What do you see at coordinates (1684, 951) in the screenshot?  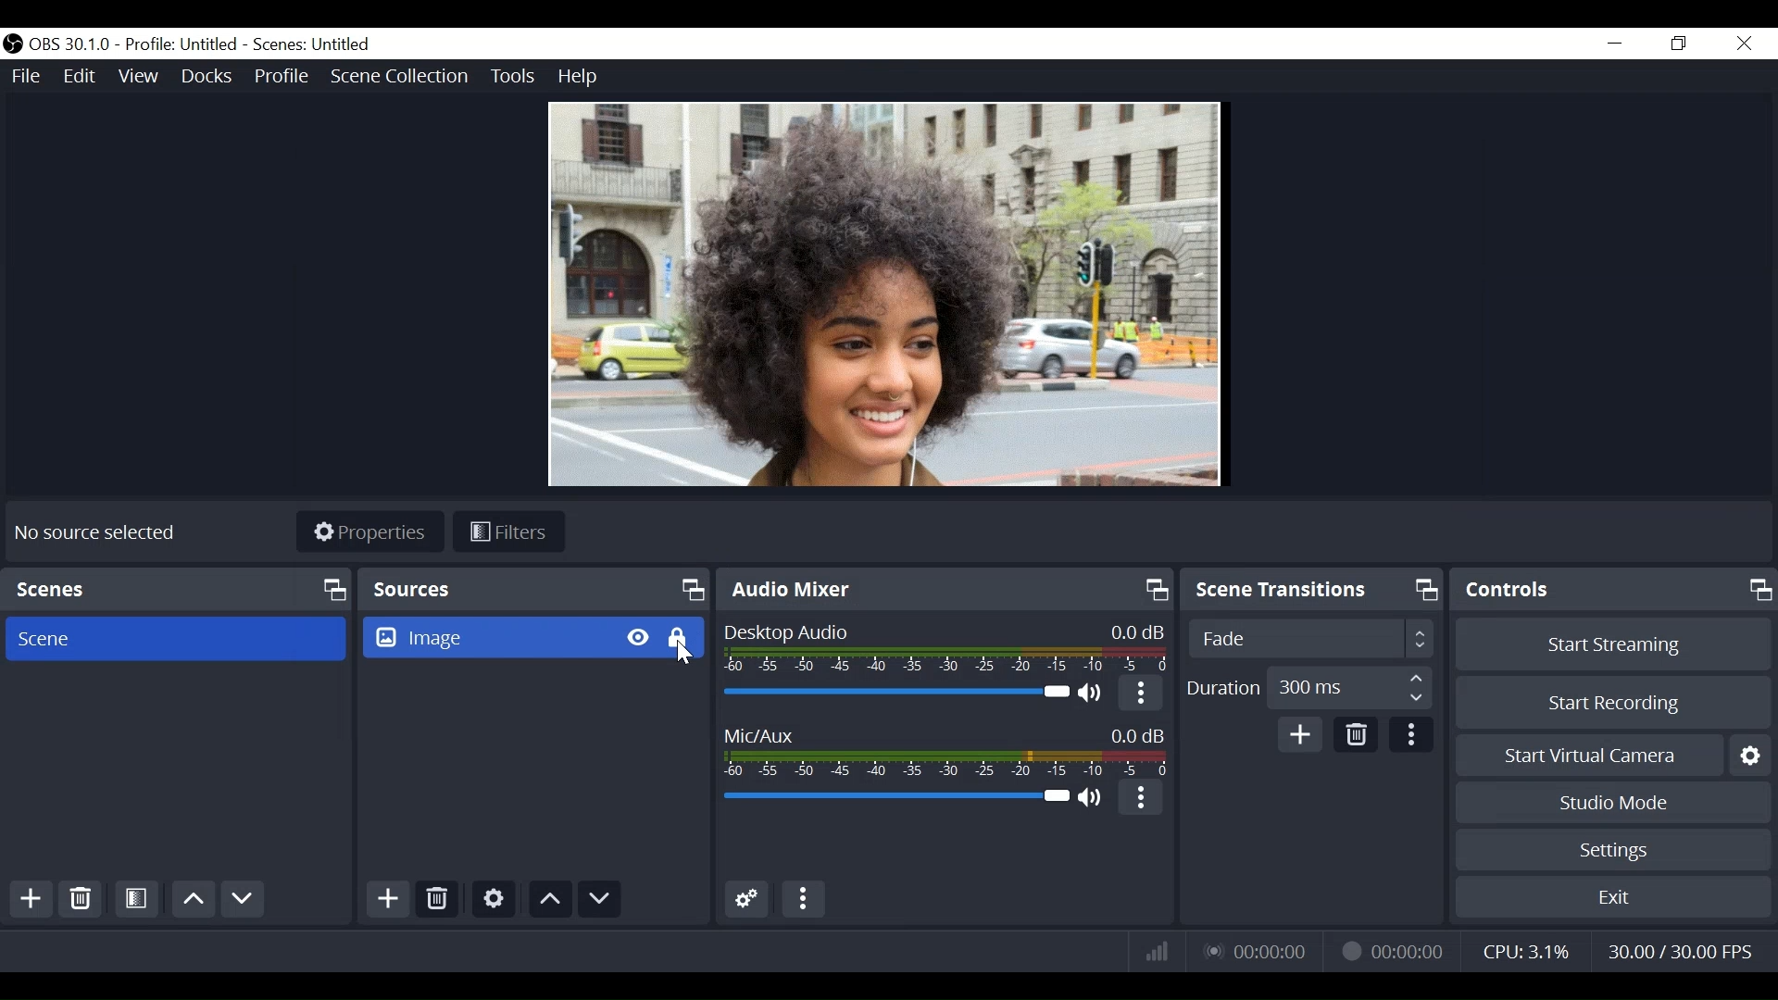 I see `30.00/ 30.00 FPS` at bounding box center [1684, 951].